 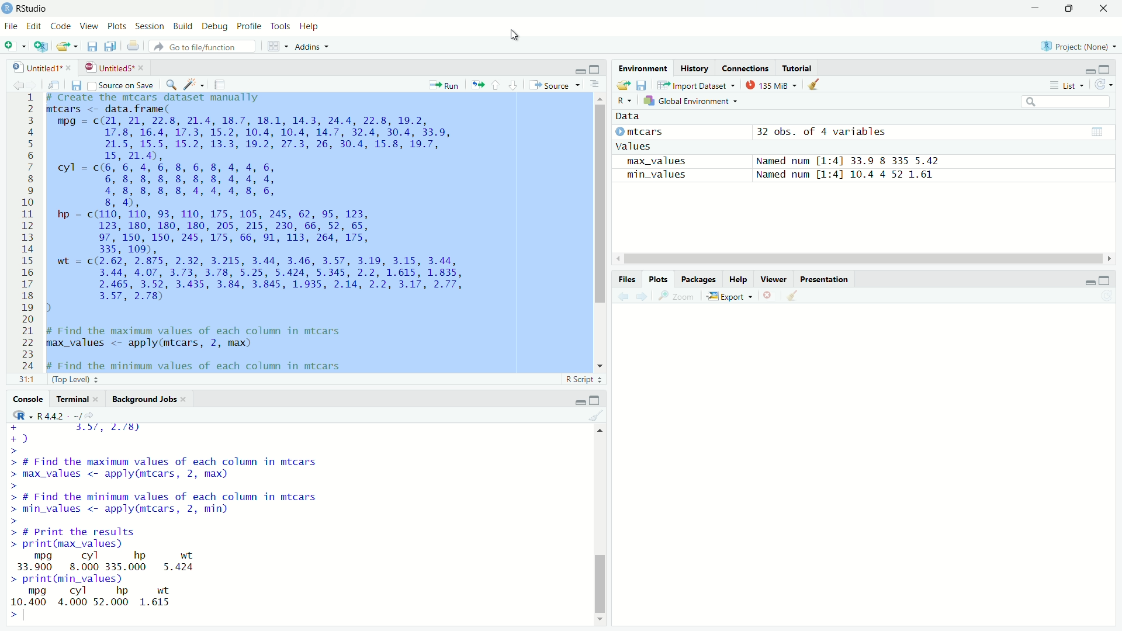 What do you see at coordinates (622, 98) in the screenshot?
I see `R~` at bounding box center [622, 98].